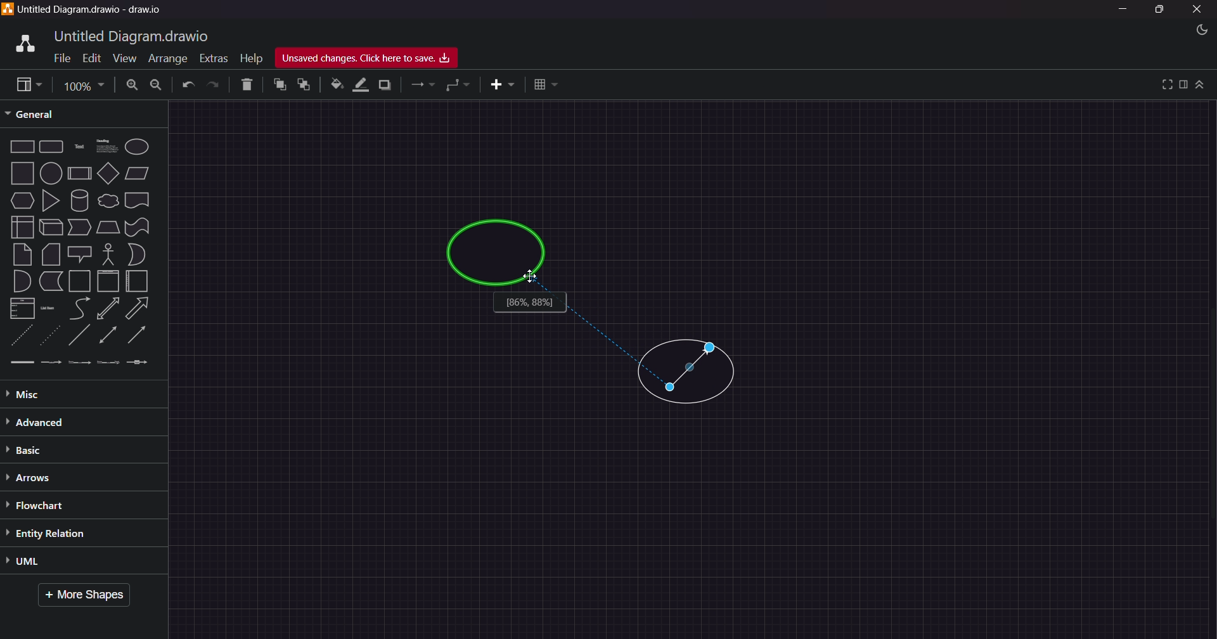 The height and width of the screenshot is (639, 1217). I want to click on Edit, so click(89, 57).